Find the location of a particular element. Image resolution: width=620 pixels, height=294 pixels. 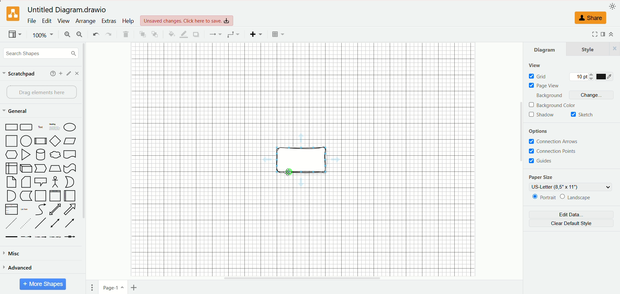

close is located at coordinates (77, 73).